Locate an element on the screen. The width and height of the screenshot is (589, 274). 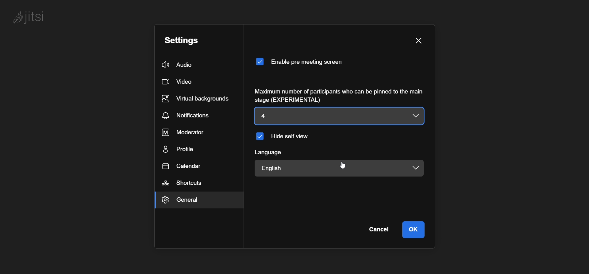
cancel is located at coordinates (379, 229).